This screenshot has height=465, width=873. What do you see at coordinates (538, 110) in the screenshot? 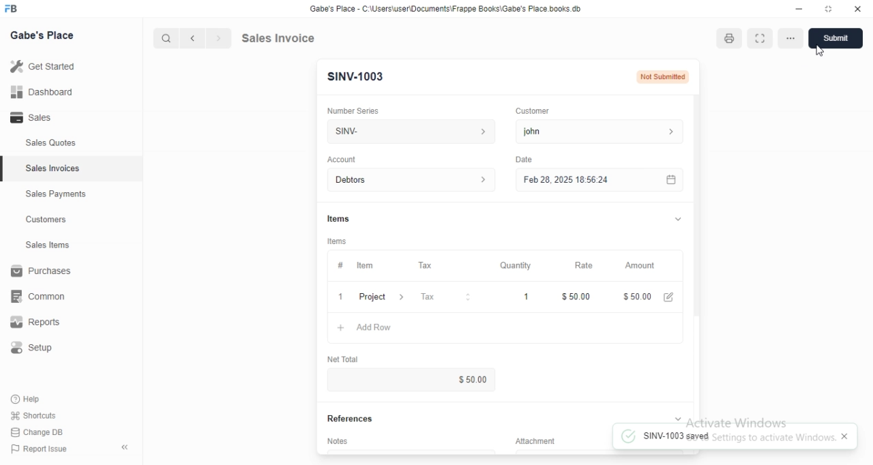
I see `Customer` at bounding box center [538, 110].